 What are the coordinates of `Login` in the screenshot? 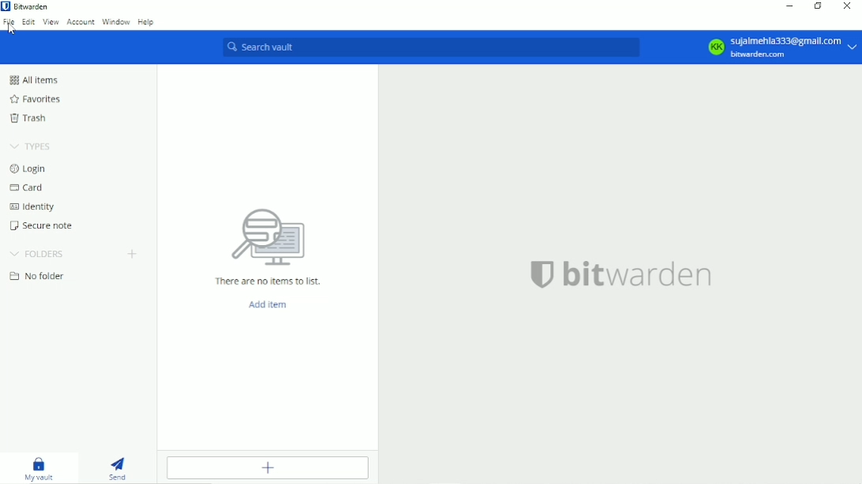 It's located at (28, 169).